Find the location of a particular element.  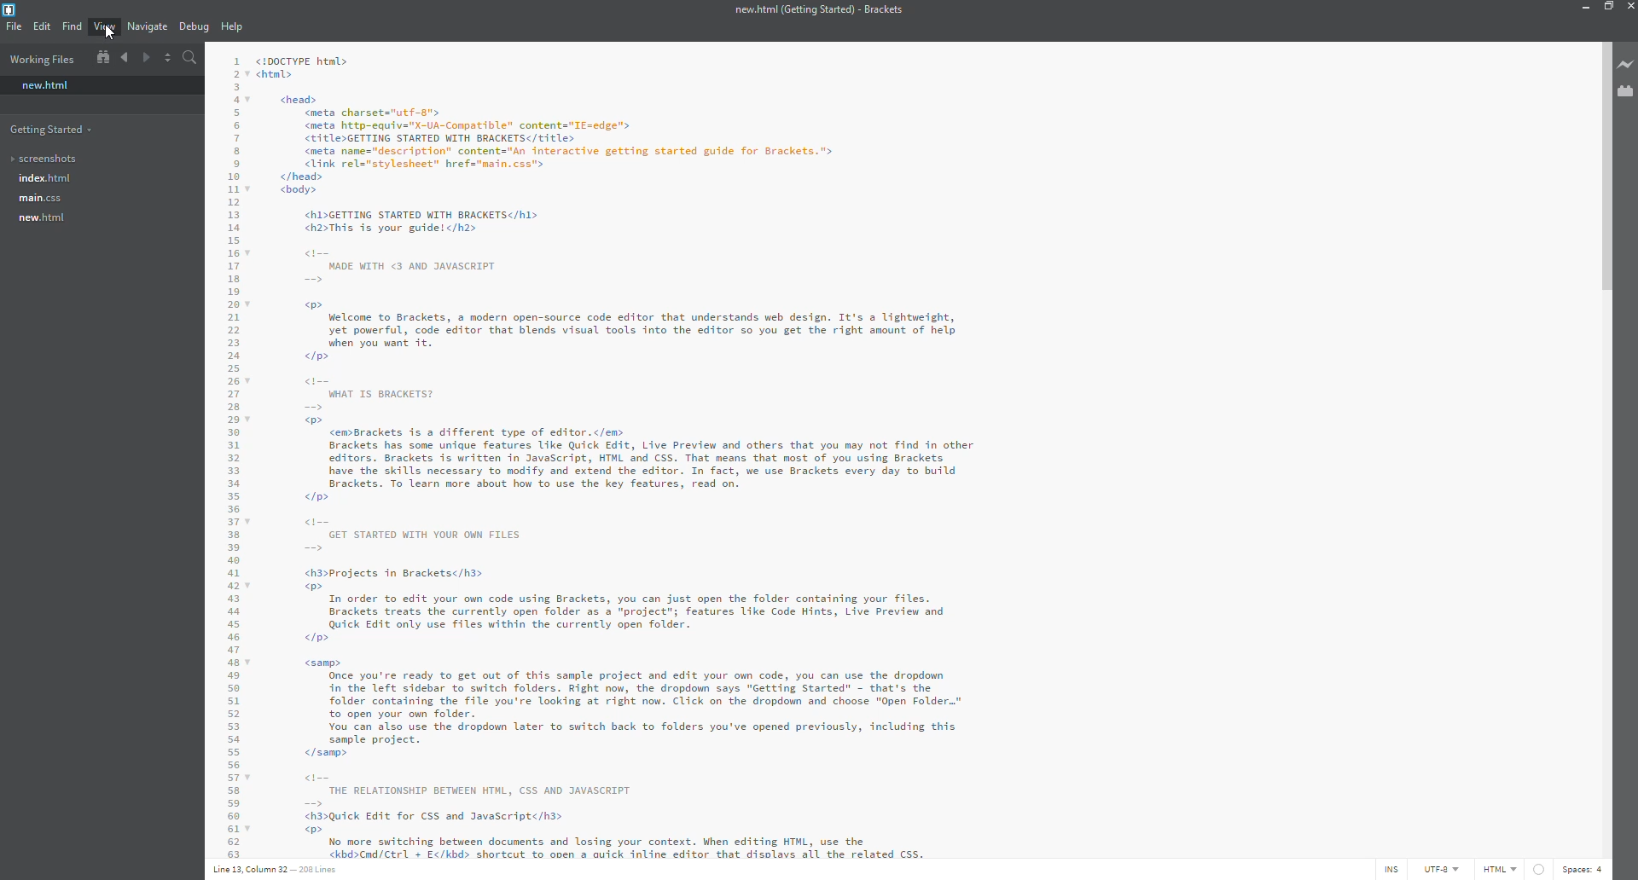

live preview is located at coordinates (1627, 63).